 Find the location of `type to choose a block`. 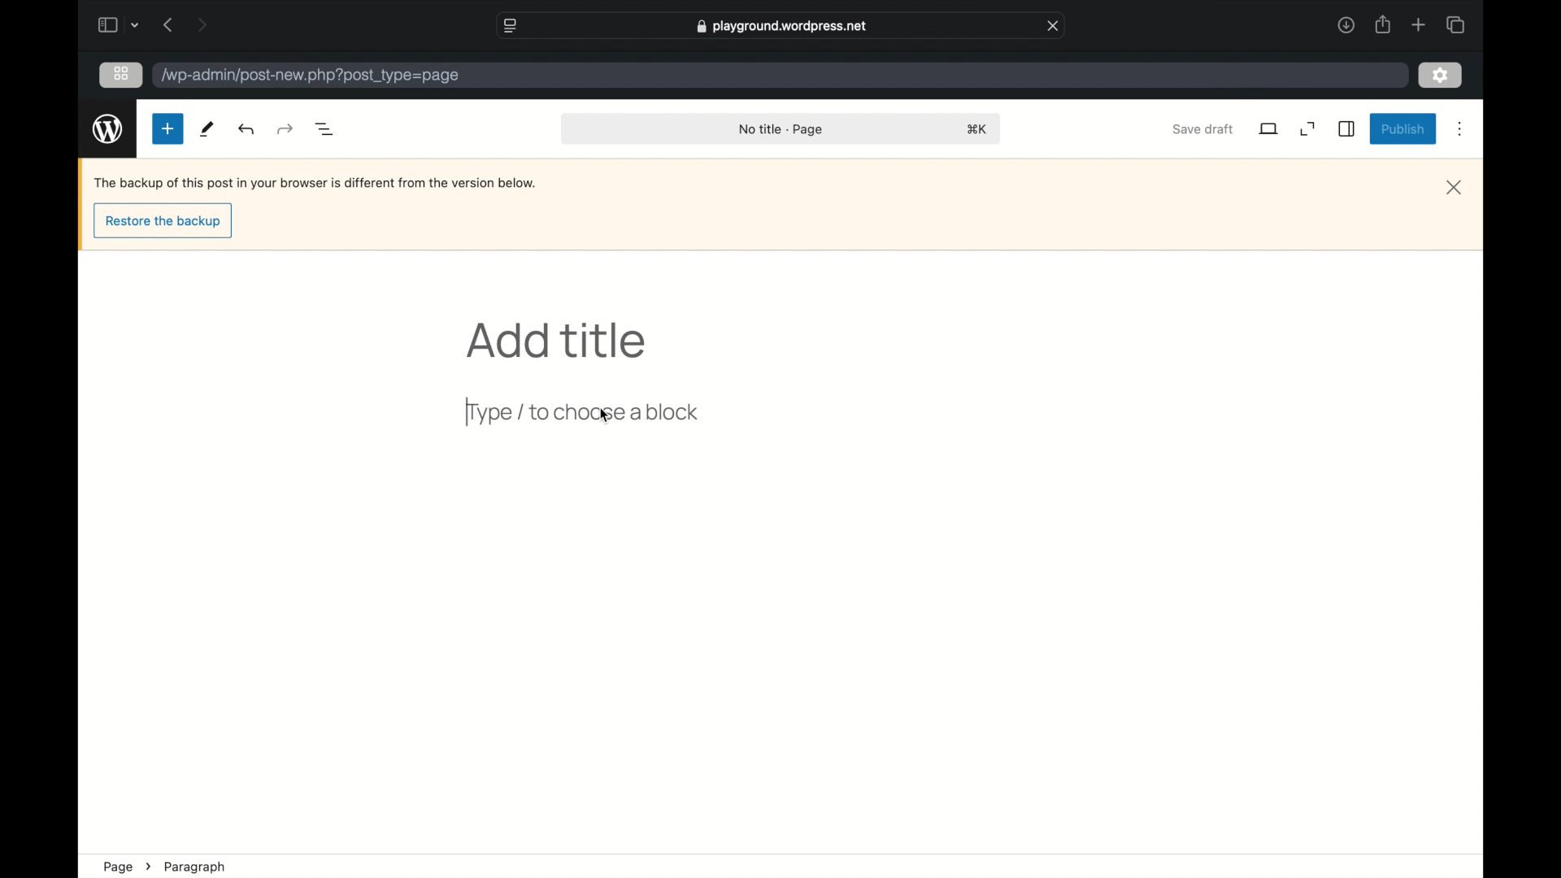

type to choose a block is located at coordinates (586, 415).